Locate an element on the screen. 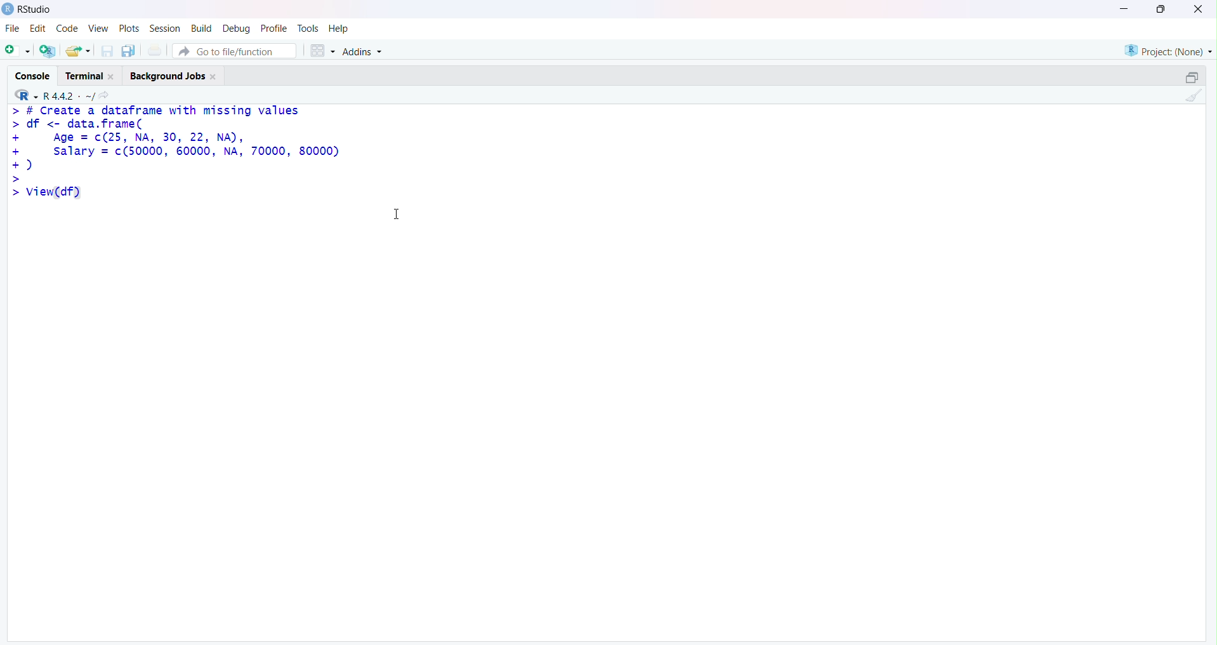 The width and height of the screenshot is (1217, 645). Plots is located at coordinates (127, 28).